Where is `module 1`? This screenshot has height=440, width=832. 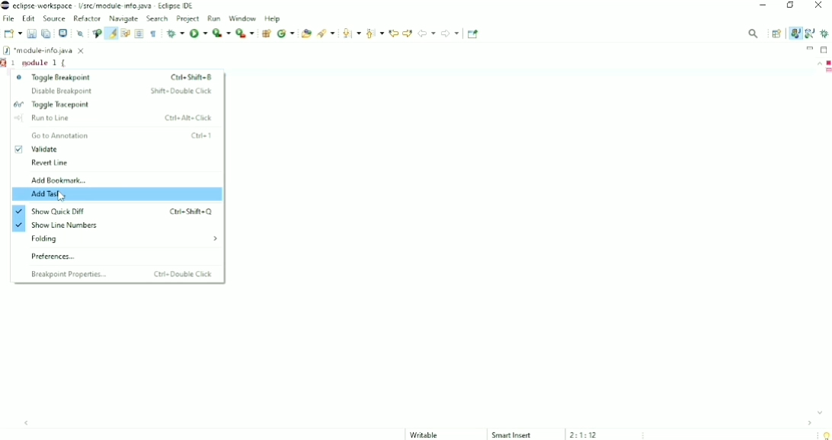 module 1 is located at coordinates (46, 62).